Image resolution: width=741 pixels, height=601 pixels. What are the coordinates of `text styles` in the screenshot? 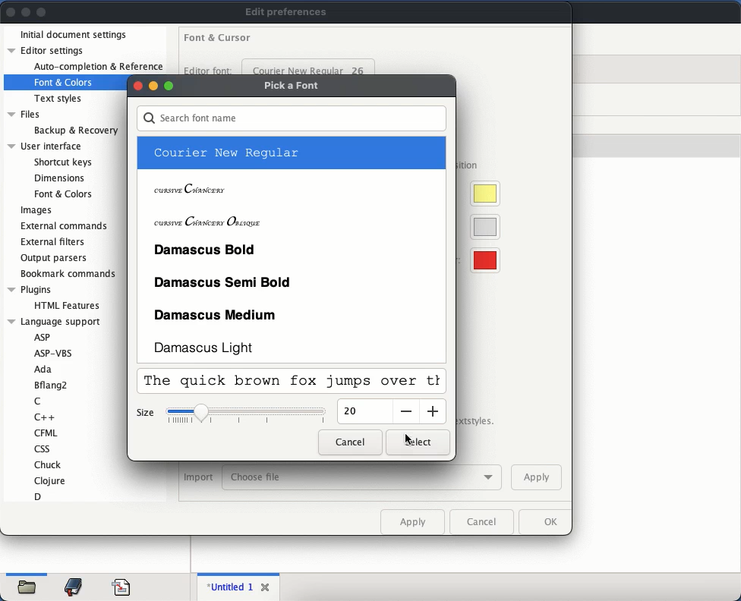 It's located at (60, 98).